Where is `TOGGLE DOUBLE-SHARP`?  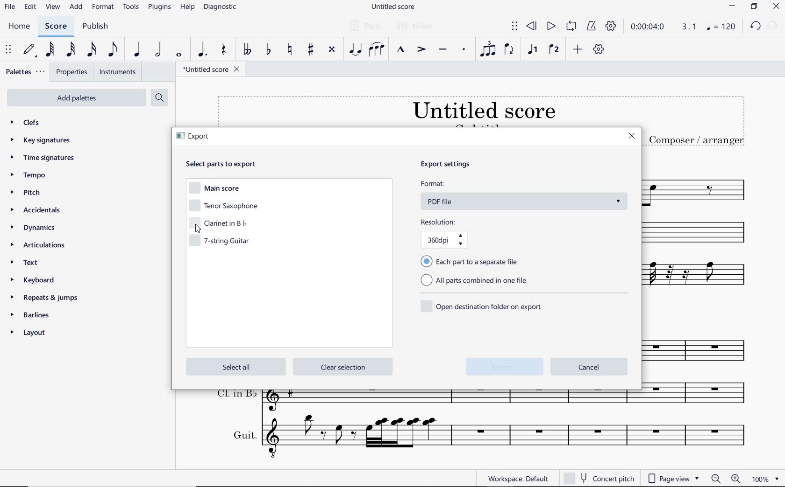
TOGGLE DOUBLE-SHARP is located at coordinates (331, 51).